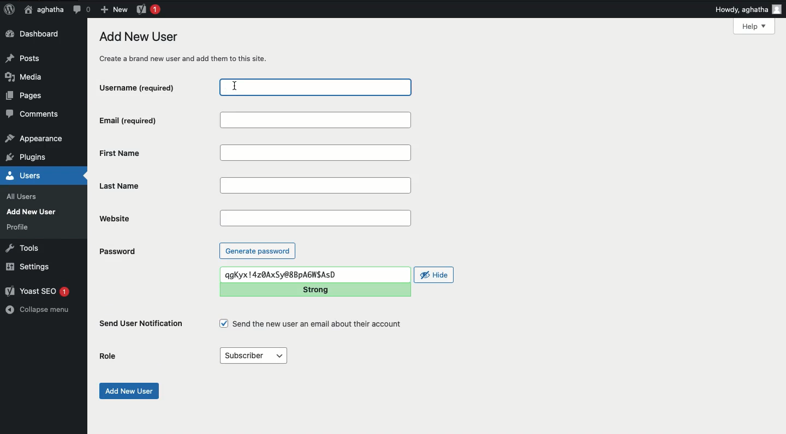 The width and height of the screenshot is (786, 434). Describe the element at coordinates (157, 121) in the screenshot. I see `Email (required)` at that location.